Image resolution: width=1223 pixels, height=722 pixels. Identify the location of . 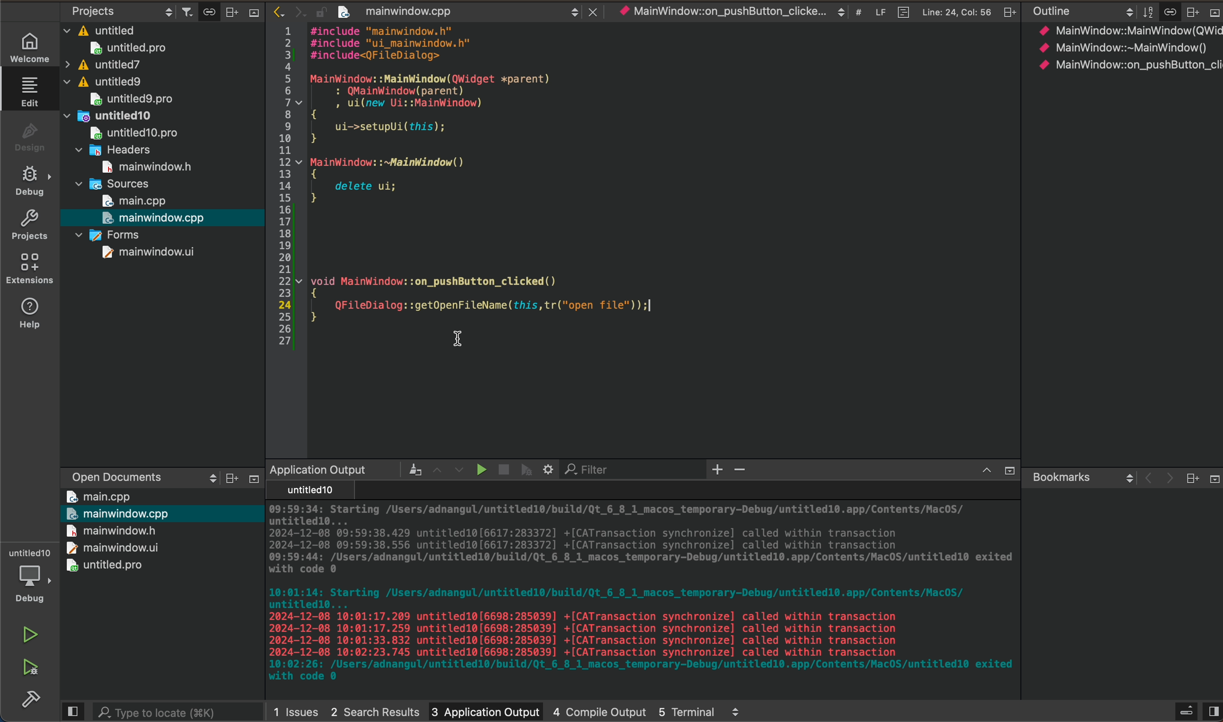
(1007, 12).